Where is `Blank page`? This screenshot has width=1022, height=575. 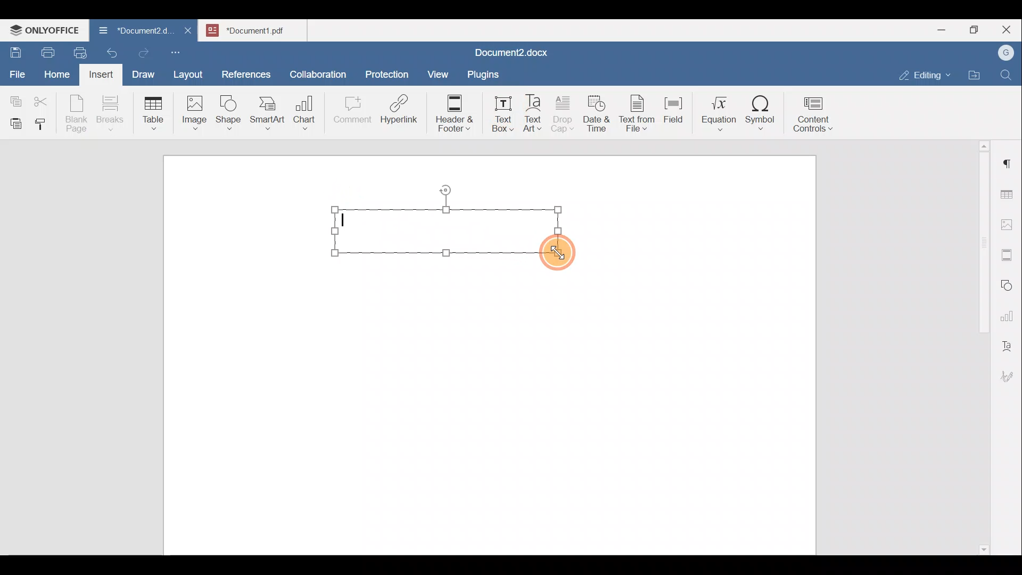 Blank page is located at coordinates (78, 113).